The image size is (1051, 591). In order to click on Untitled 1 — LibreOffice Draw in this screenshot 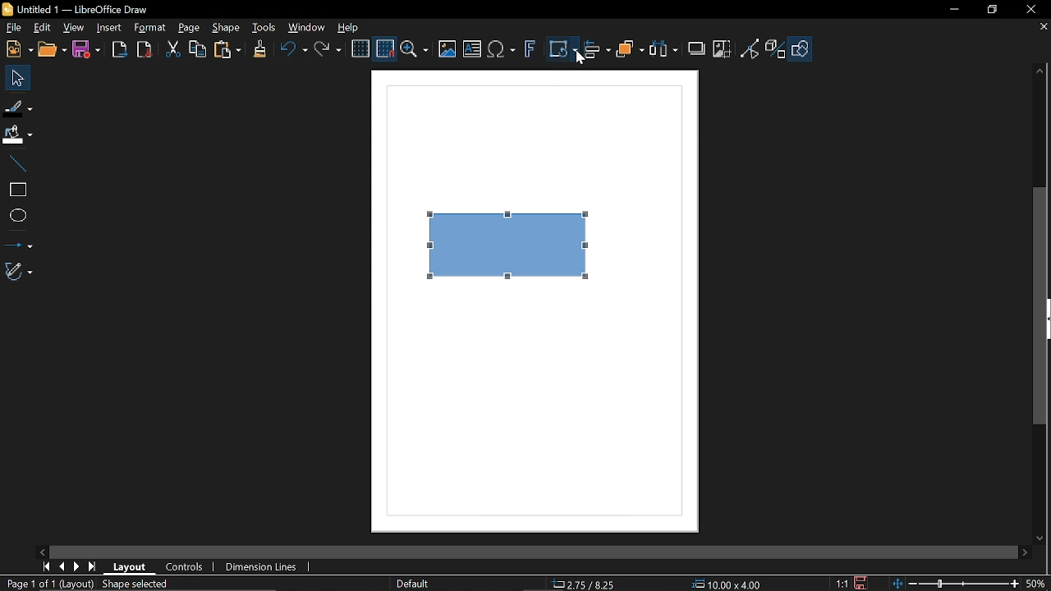, I will do `click(89, 9)`.